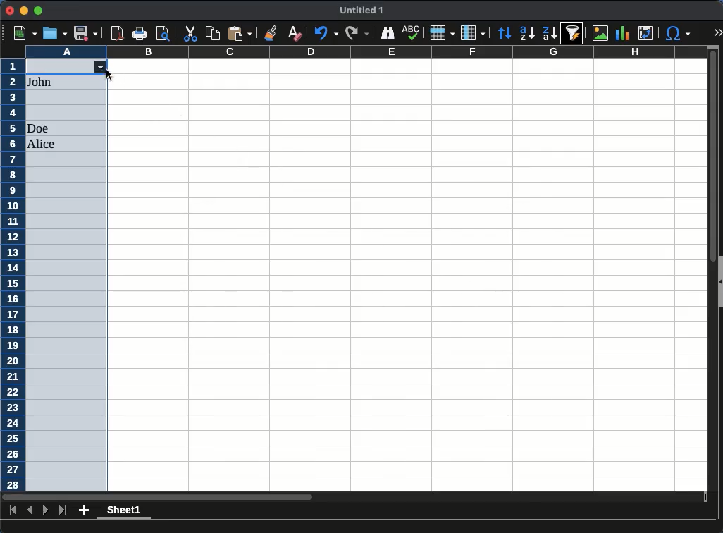 Image resolution: width=723 pixels, height=533 pixels. Describe the element at coordinates (109, 75) in the screenshot. I see `cursor` at that location.